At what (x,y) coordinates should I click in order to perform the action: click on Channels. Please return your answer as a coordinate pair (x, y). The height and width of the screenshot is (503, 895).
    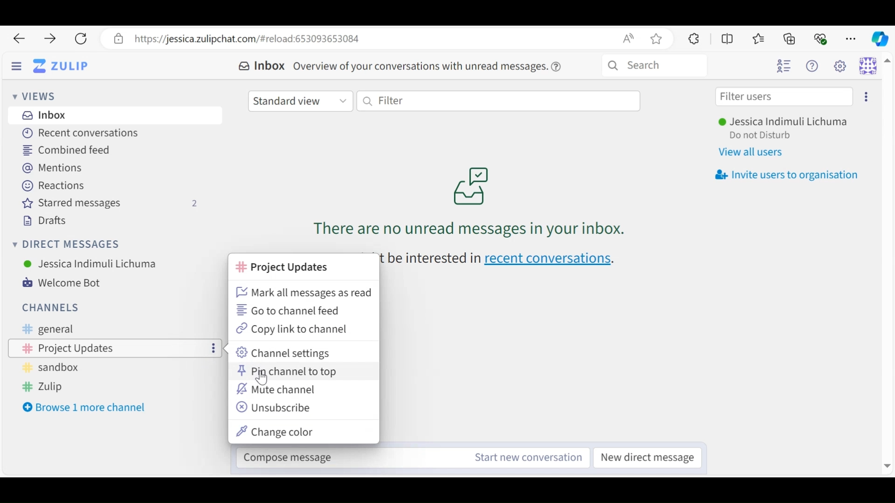
    Looking at the image, I should click on (49, 306).